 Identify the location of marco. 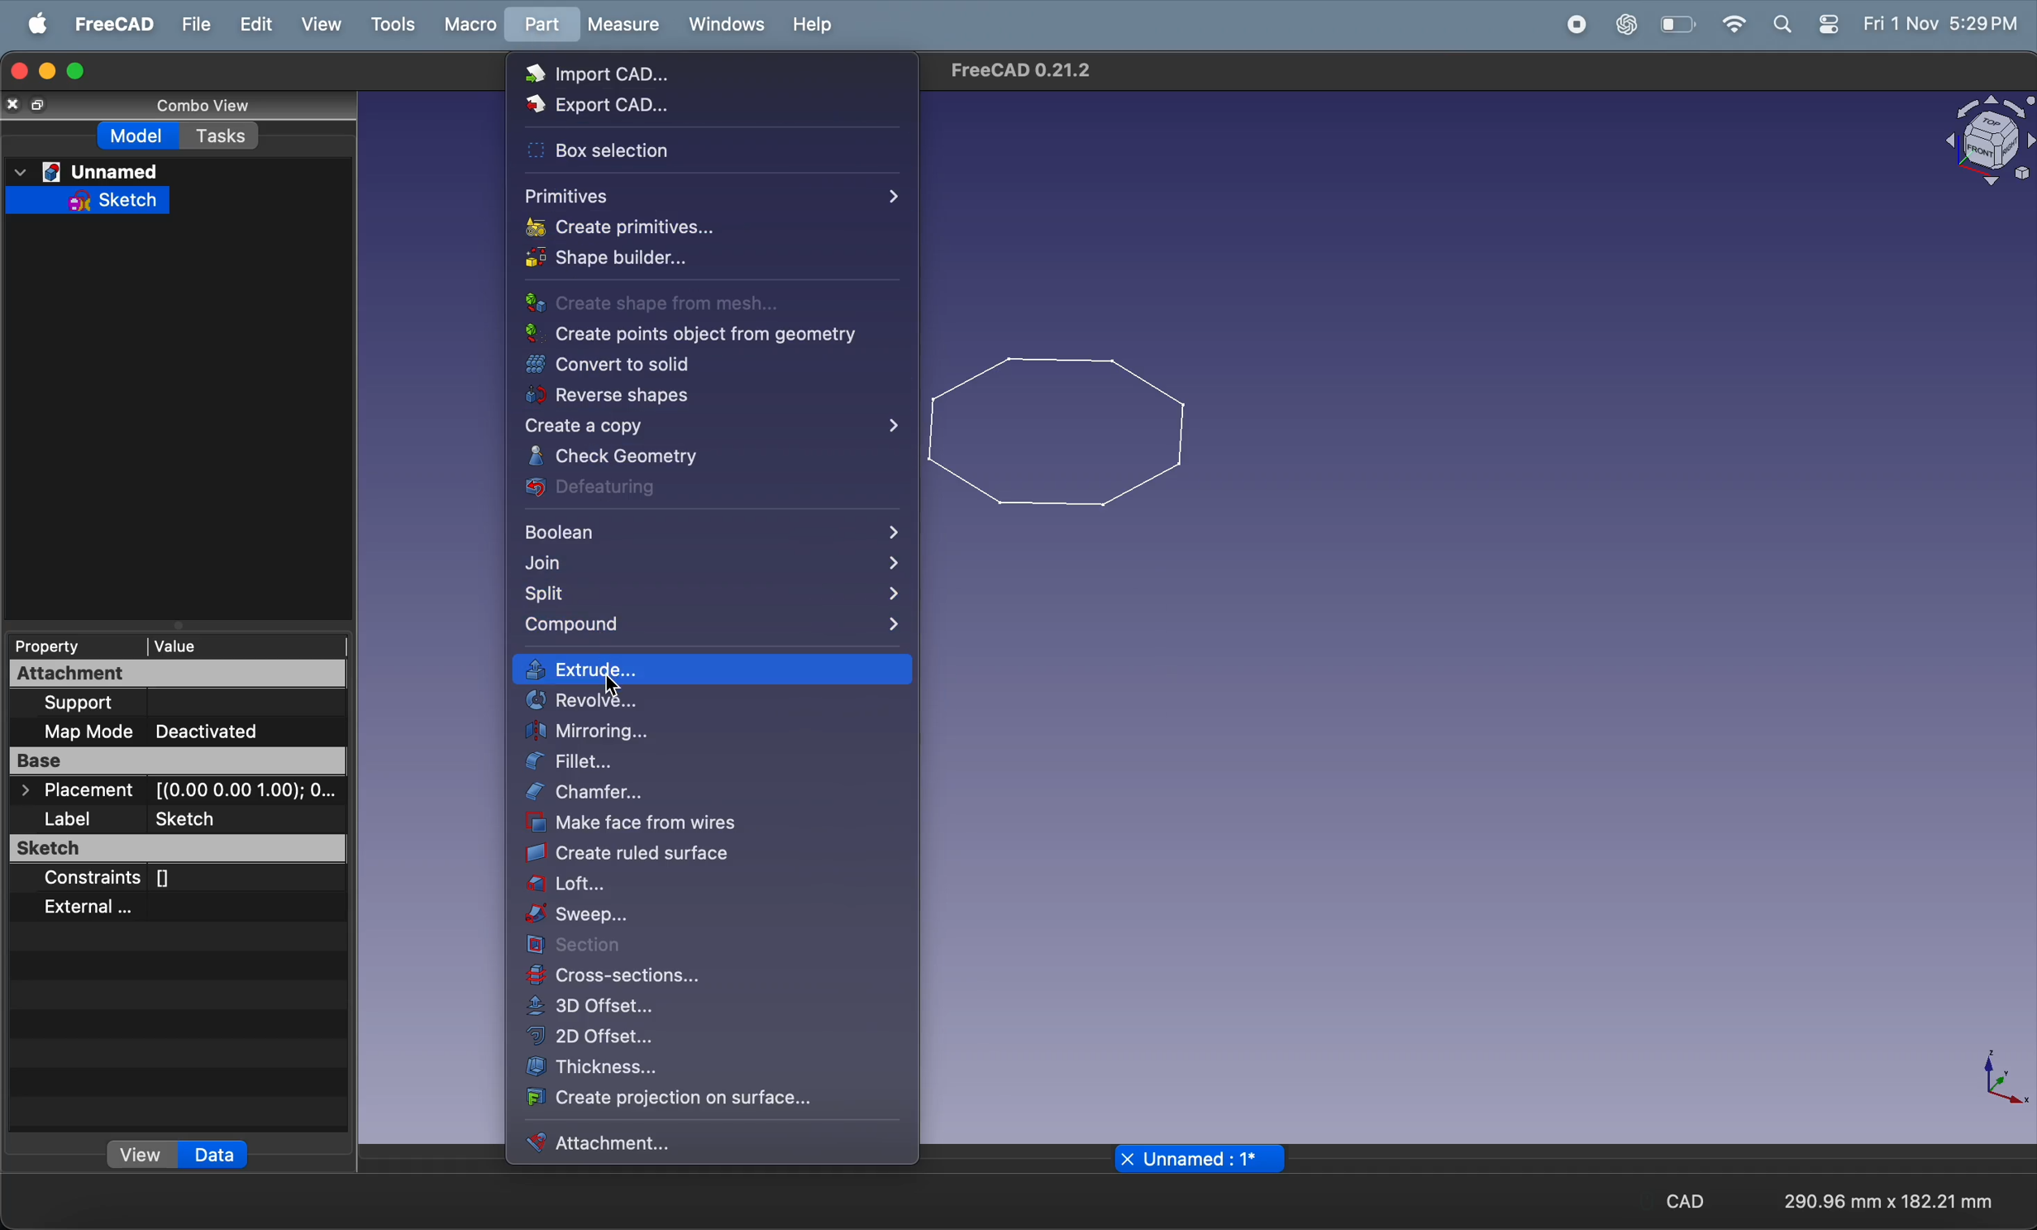
(469, 26).